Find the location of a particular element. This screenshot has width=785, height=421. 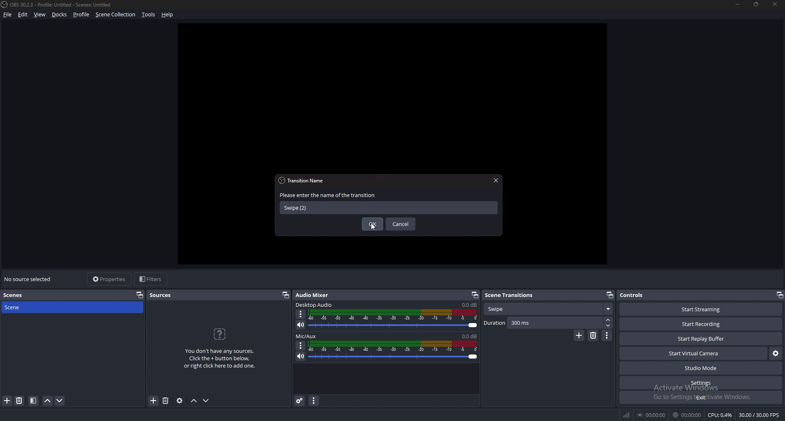

close is located at coordinates (496, 181).